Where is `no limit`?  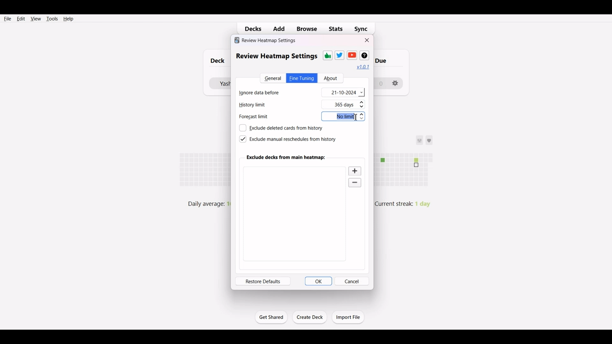
no limit is located at coordinates (345, 117).